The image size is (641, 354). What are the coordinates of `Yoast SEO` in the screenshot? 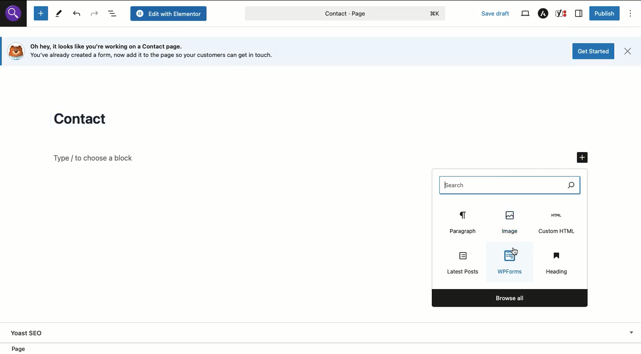 It's located at (28, 333).